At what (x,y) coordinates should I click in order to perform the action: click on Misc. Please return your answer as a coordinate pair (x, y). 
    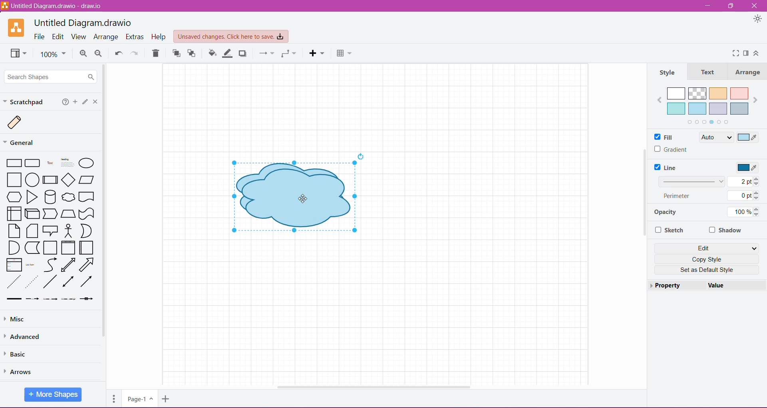
    Looking at the image, I should click on (16, 319).